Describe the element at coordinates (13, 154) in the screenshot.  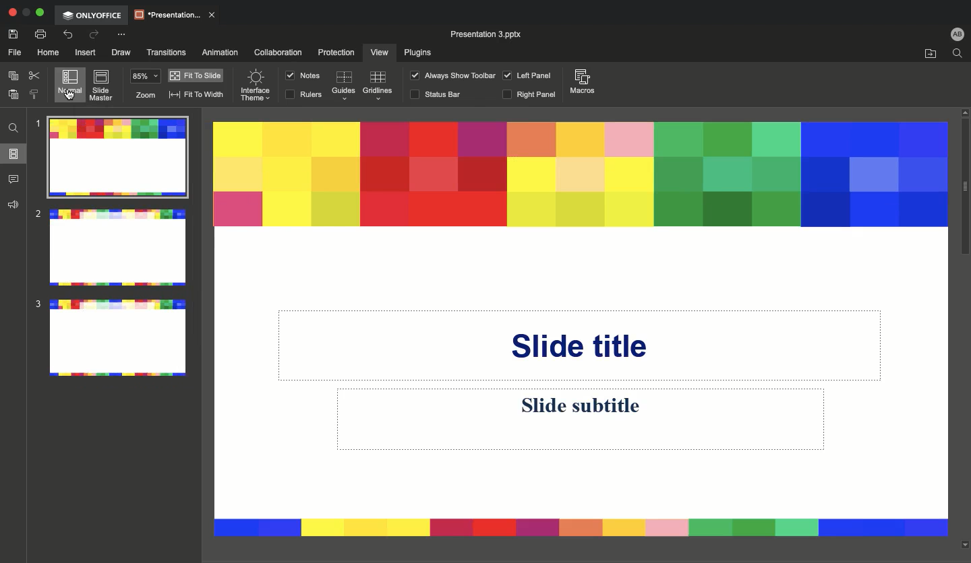
I see `Slides` at that location.